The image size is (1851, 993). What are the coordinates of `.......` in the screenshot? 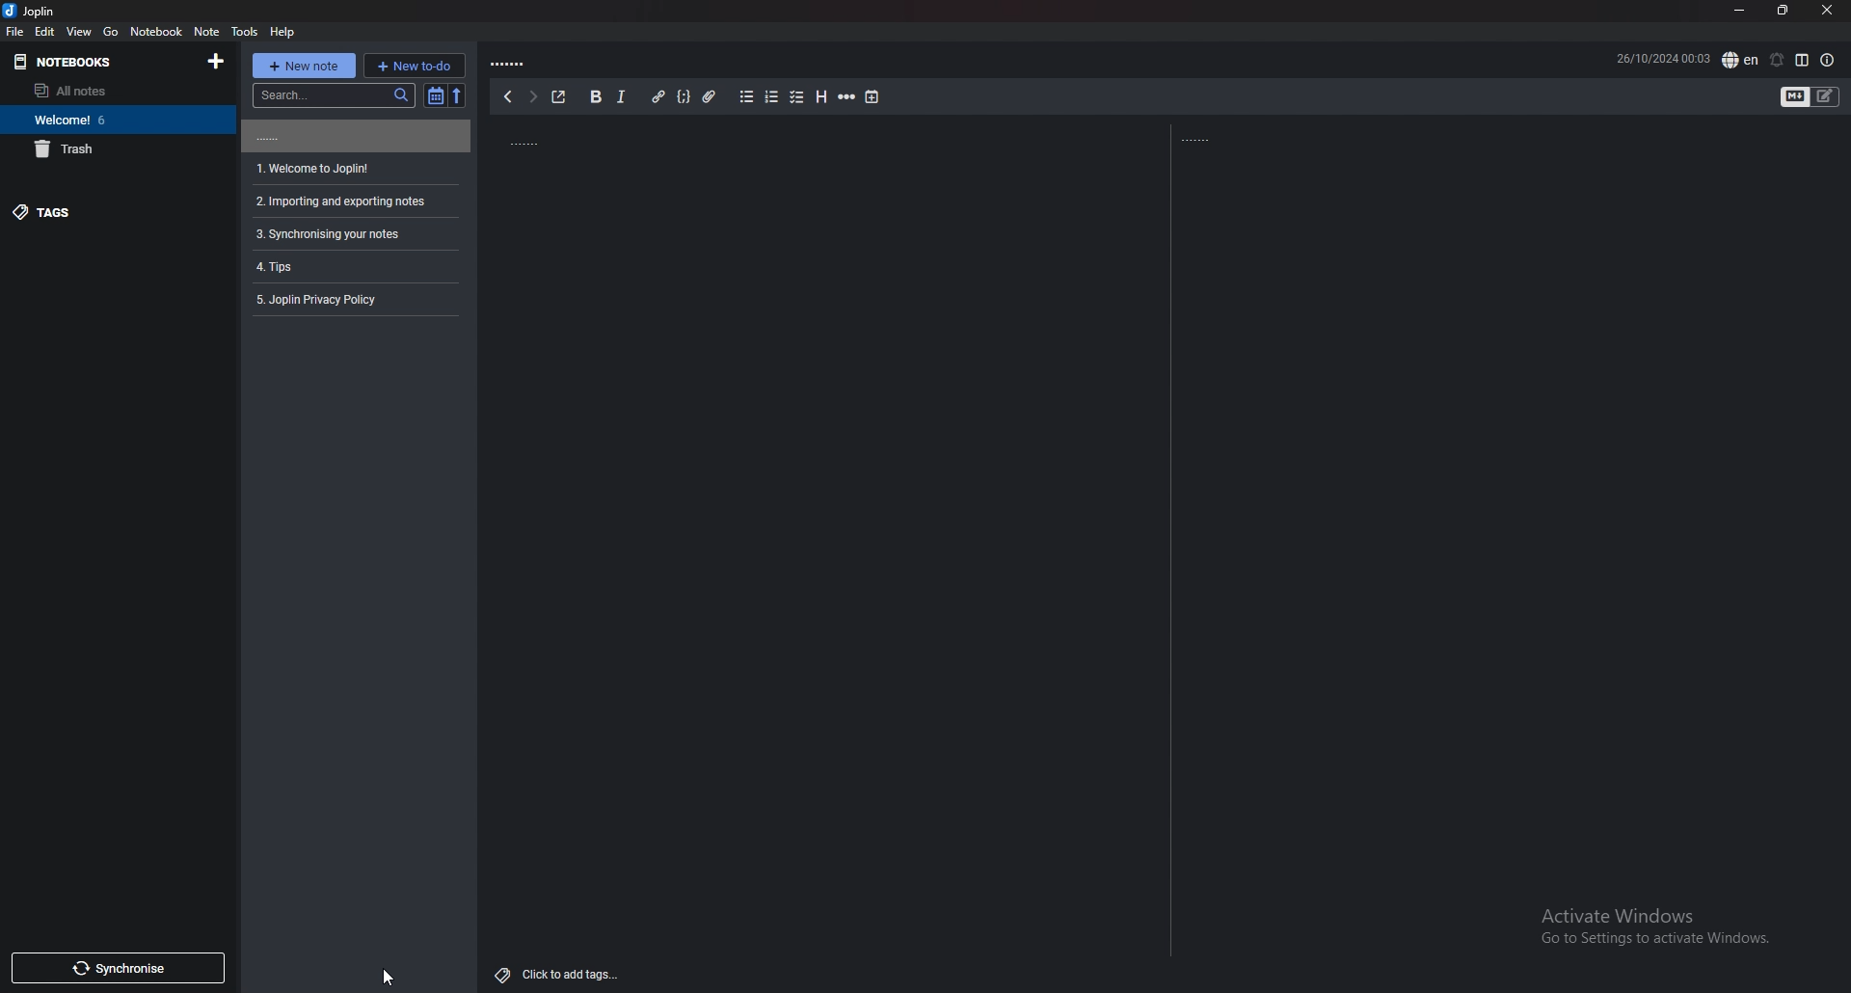 It's located at (583, 139).